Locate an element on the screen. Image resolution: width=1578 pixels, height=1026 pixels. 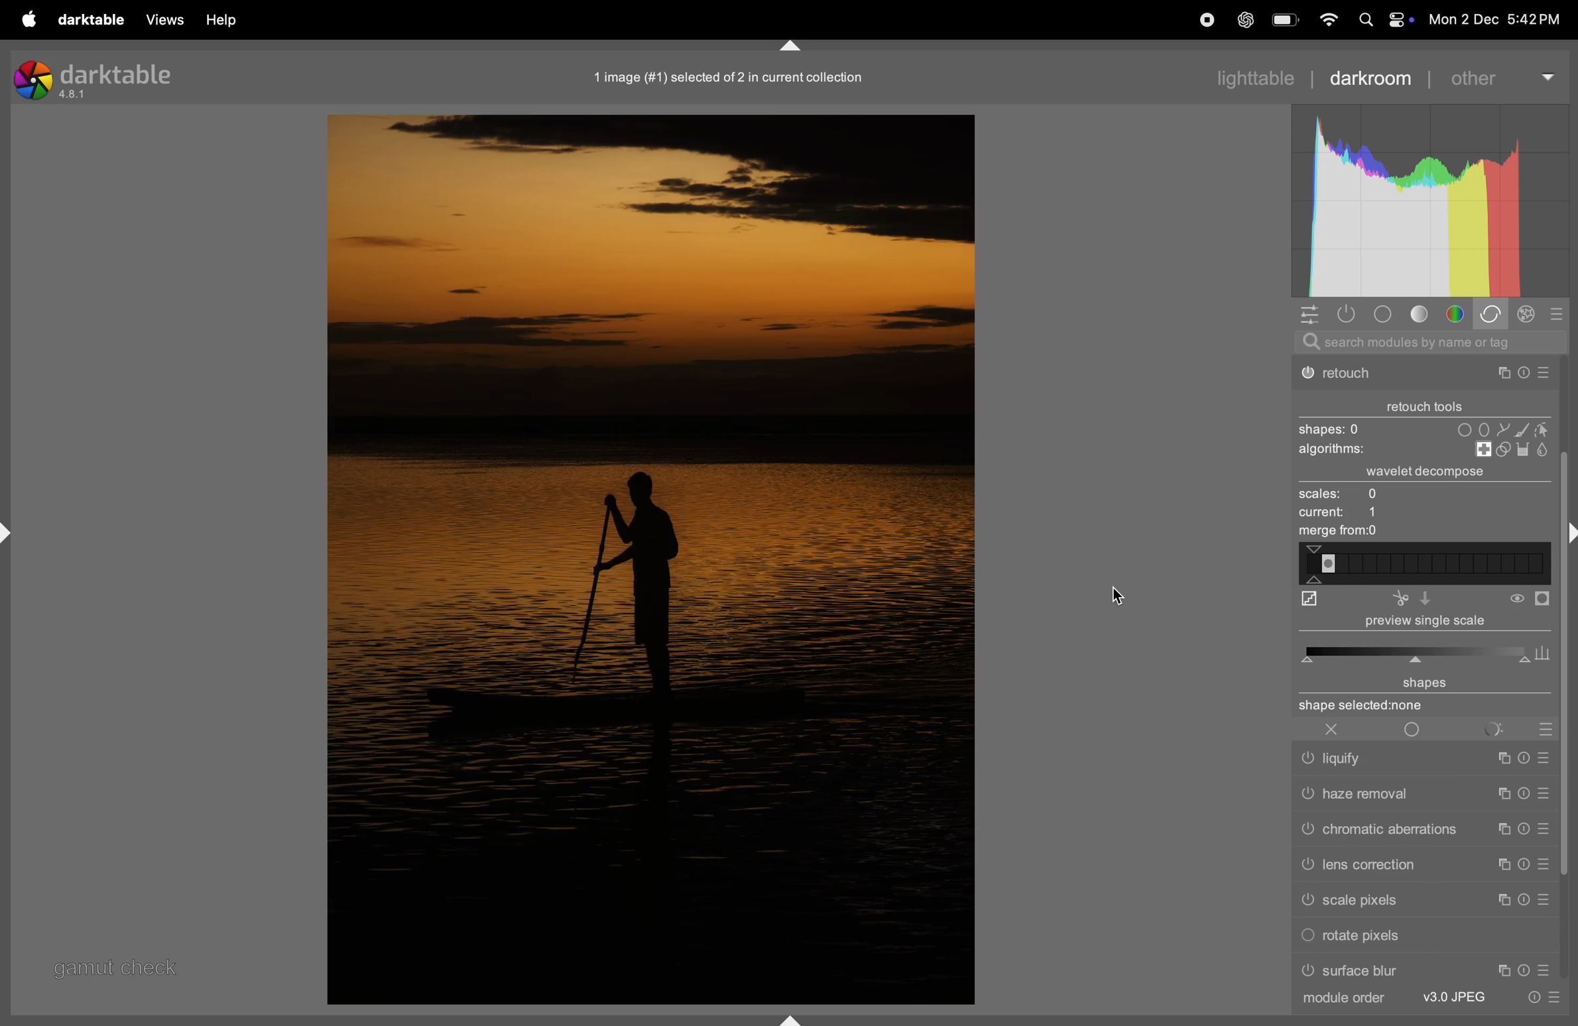
apple menu is located at coordinates (32, 20).